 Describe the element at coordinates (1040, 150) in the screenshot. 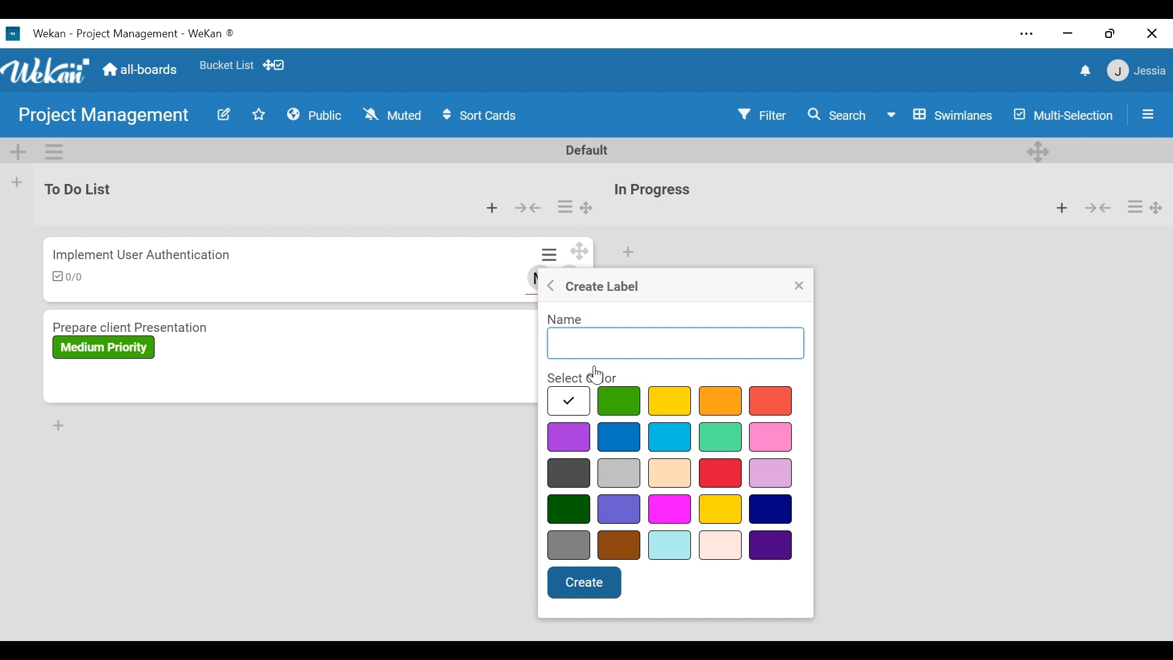

I see `Desktop drag handles` at that location.